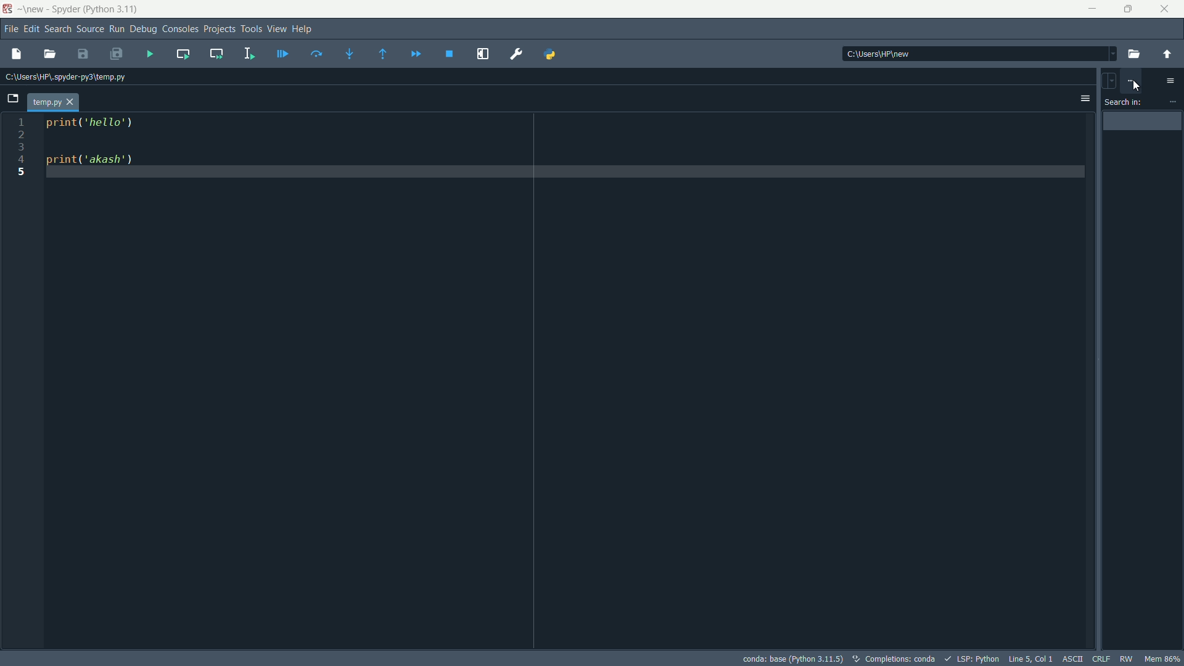 The image size is (1184, 666). Describe the element at coordinates (1167, 54) in the screenshot. I see `parent directory` at that location.